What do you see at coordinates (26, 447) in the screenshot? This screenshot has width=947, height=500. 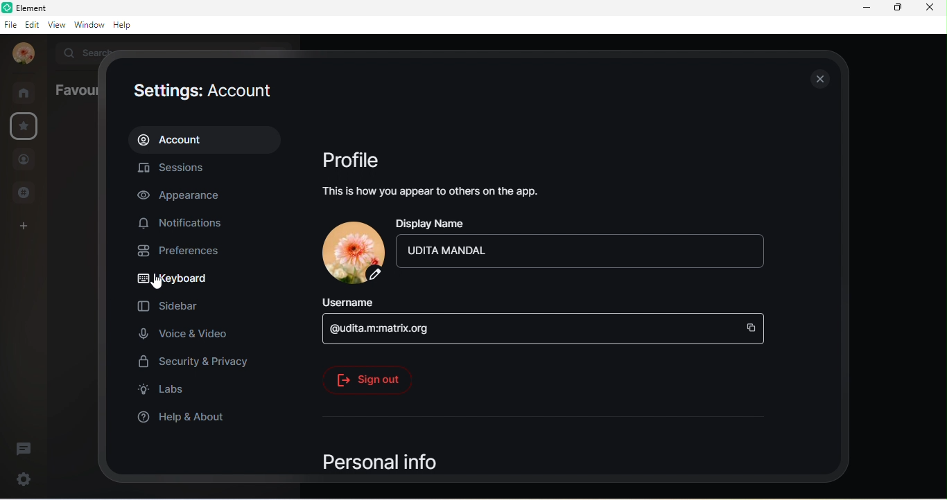 I see `threads` at bounding box center [26, 447].